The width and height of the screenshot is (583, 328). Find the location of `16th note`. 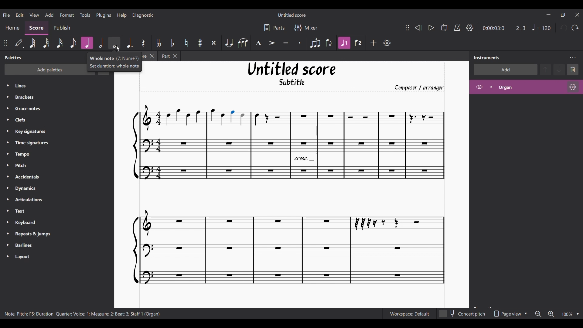

16th note is located at coordinates (60, 43).